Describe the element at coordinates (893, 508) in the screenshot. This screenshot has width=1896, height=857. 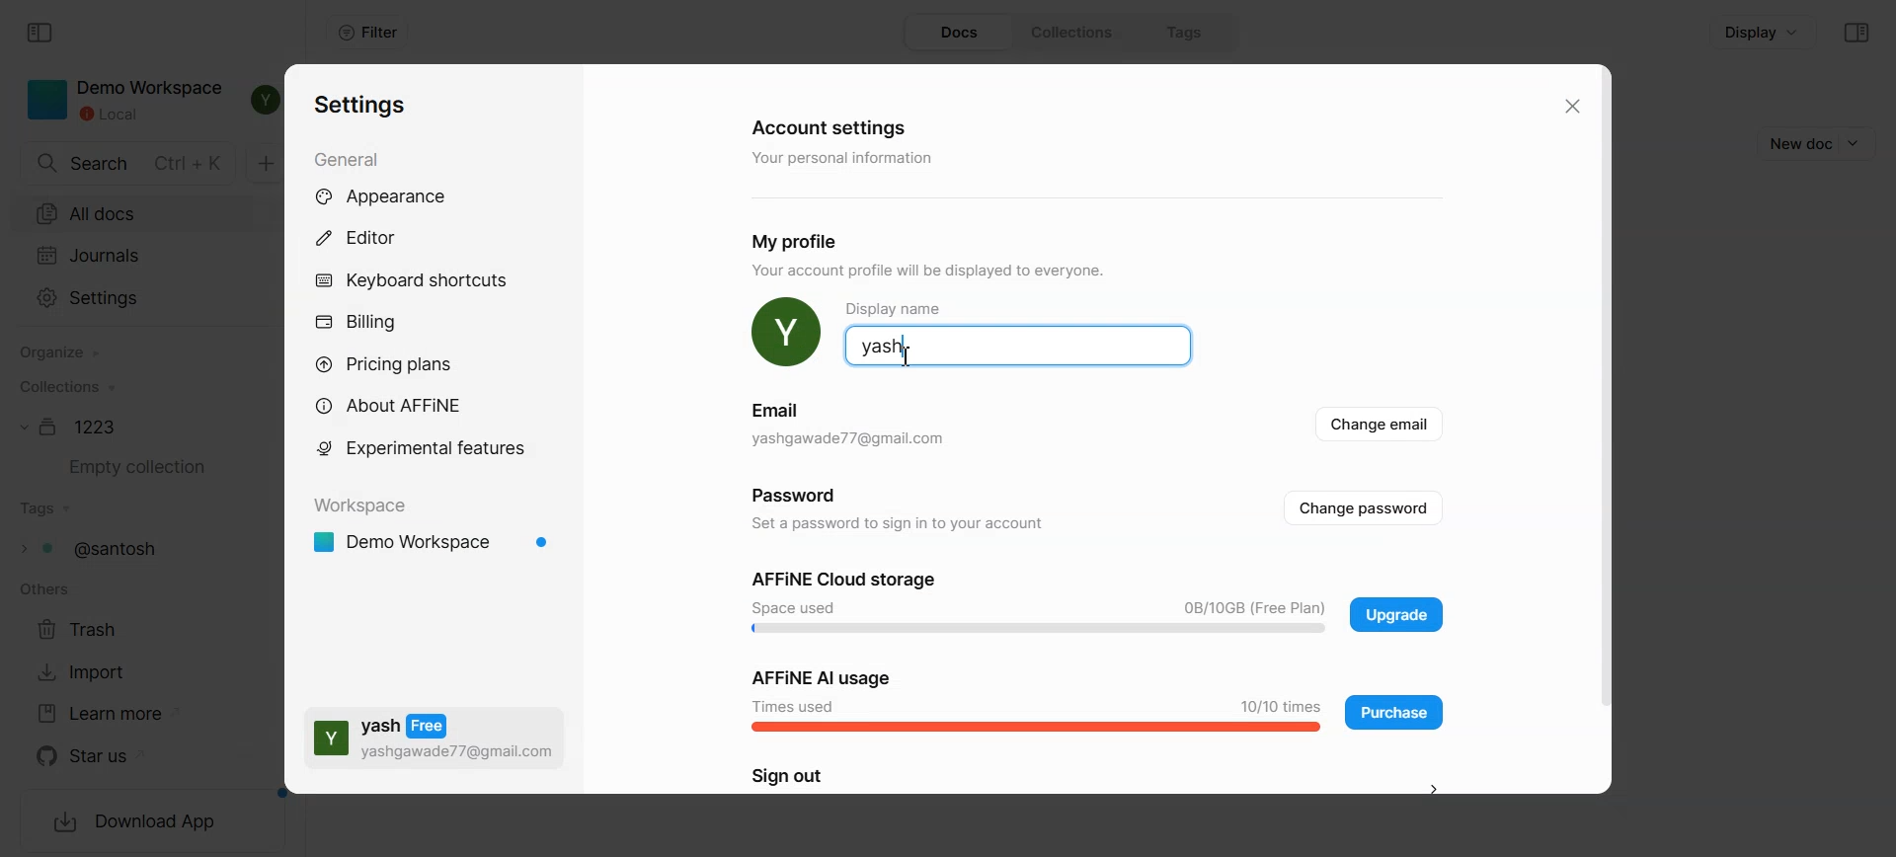
I see `Password Set a password to sign in to your account` at that location.